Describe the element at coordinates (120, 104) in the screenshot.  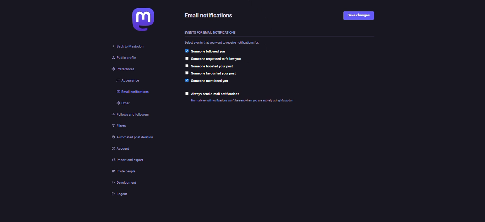
I see `other` at that location.